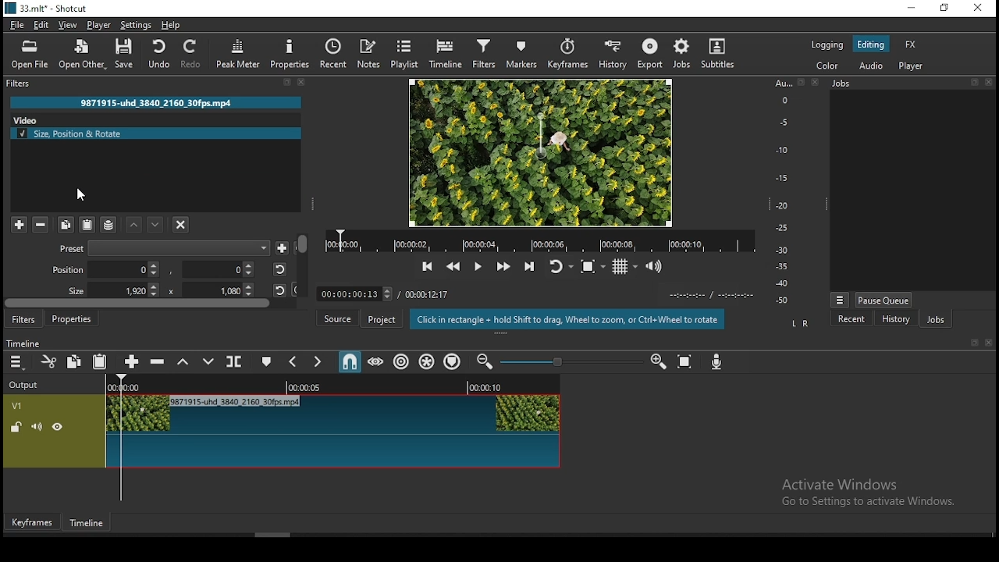 The image size is (999, 562). Describe the element at coordinates (375, 361) in the screenshot. I see `scrub while dragging` at that location.